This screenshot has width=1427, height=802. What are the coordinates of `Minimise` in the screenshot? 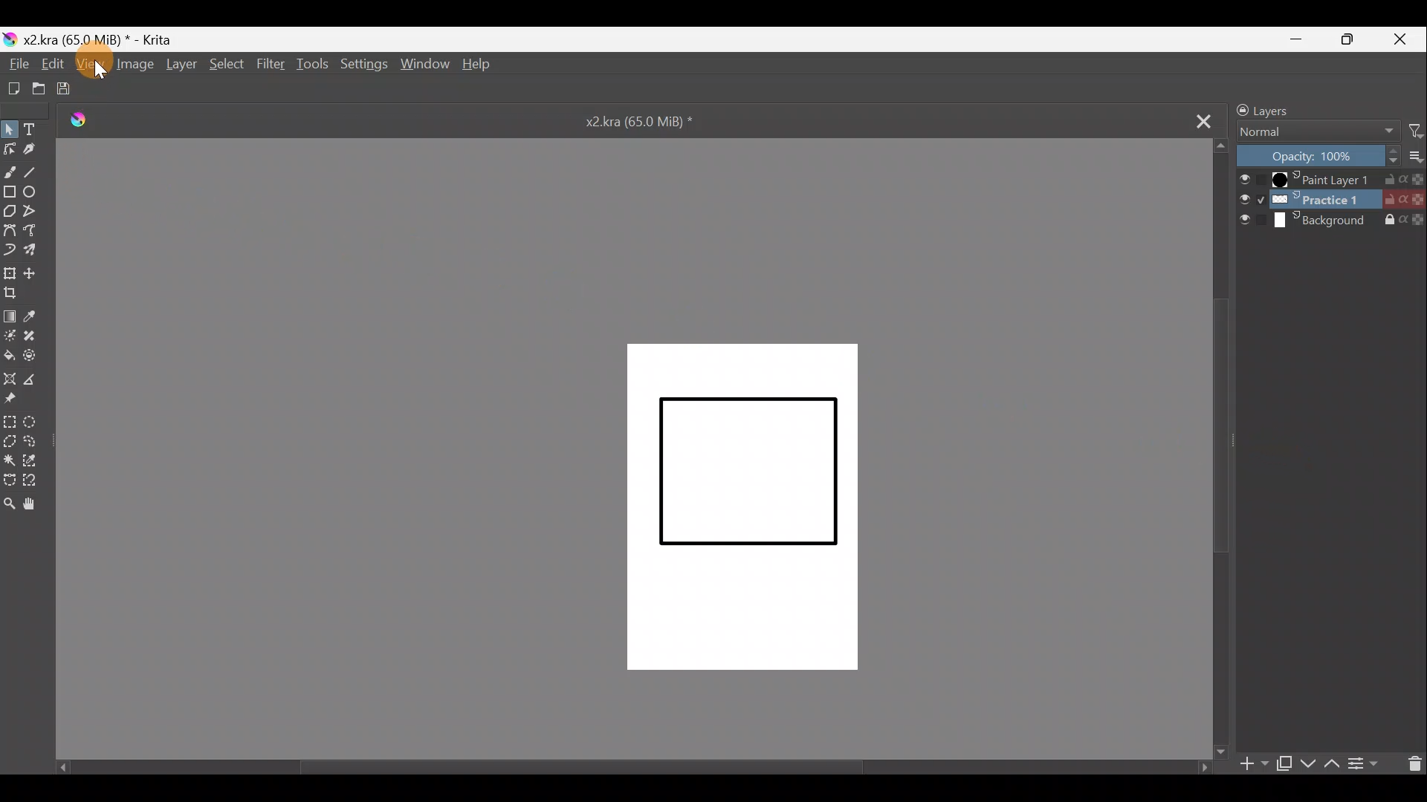 It's located at (1300, 38).